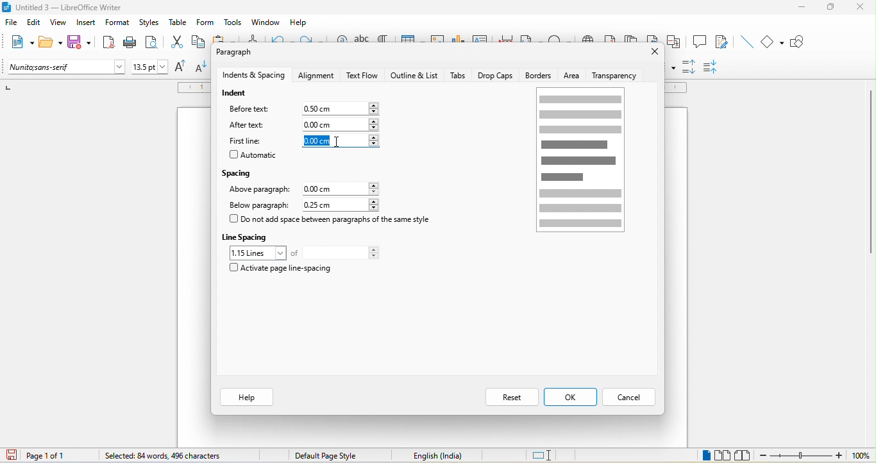 The height and width of the screenshot is (463, 876). What do you see at coordinates (773, 42) in the screenshot?
I see `basic shapes` at bounding box center [773, 42].